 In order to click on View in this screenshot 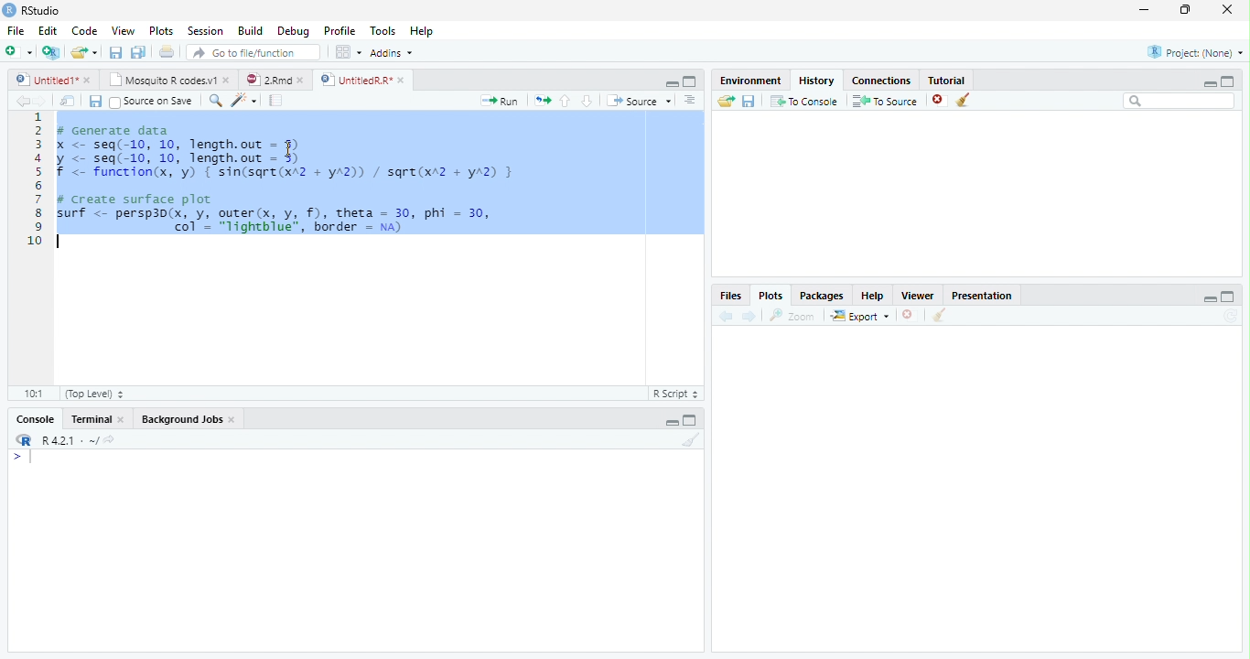, I will do `click(123, 30)`.